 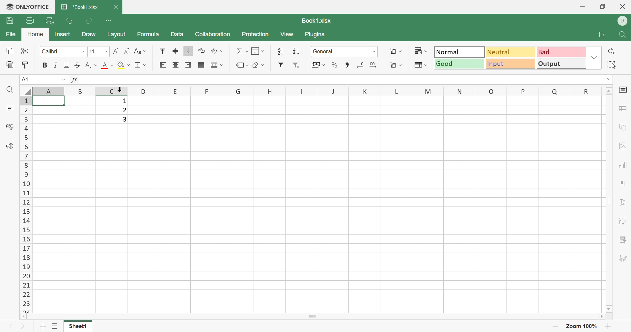 I want to click on DELL, so click(x=622, y=21).